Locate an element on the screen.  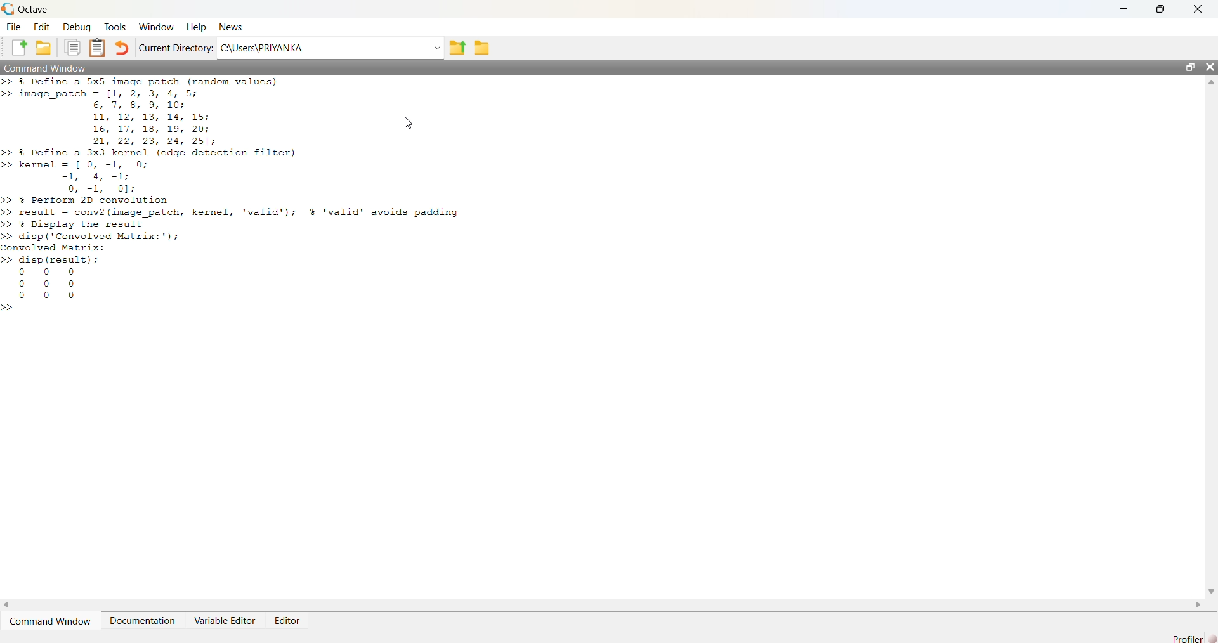
One directory up is located at coordinates (457, 48).